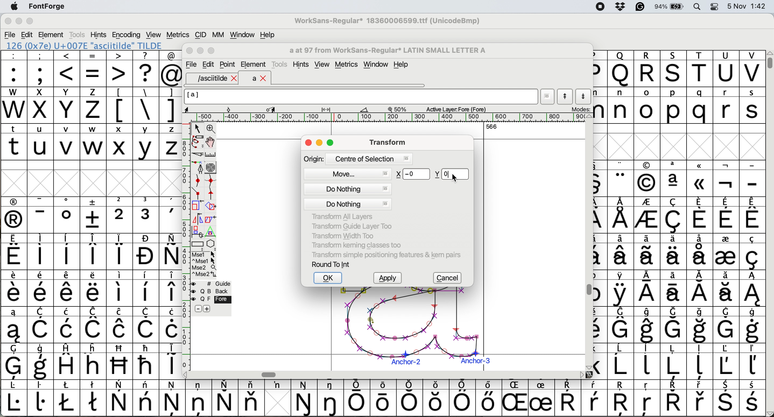 This screenshot has width=774, height=417. I want to click on asciitilde, so click(216, 78).